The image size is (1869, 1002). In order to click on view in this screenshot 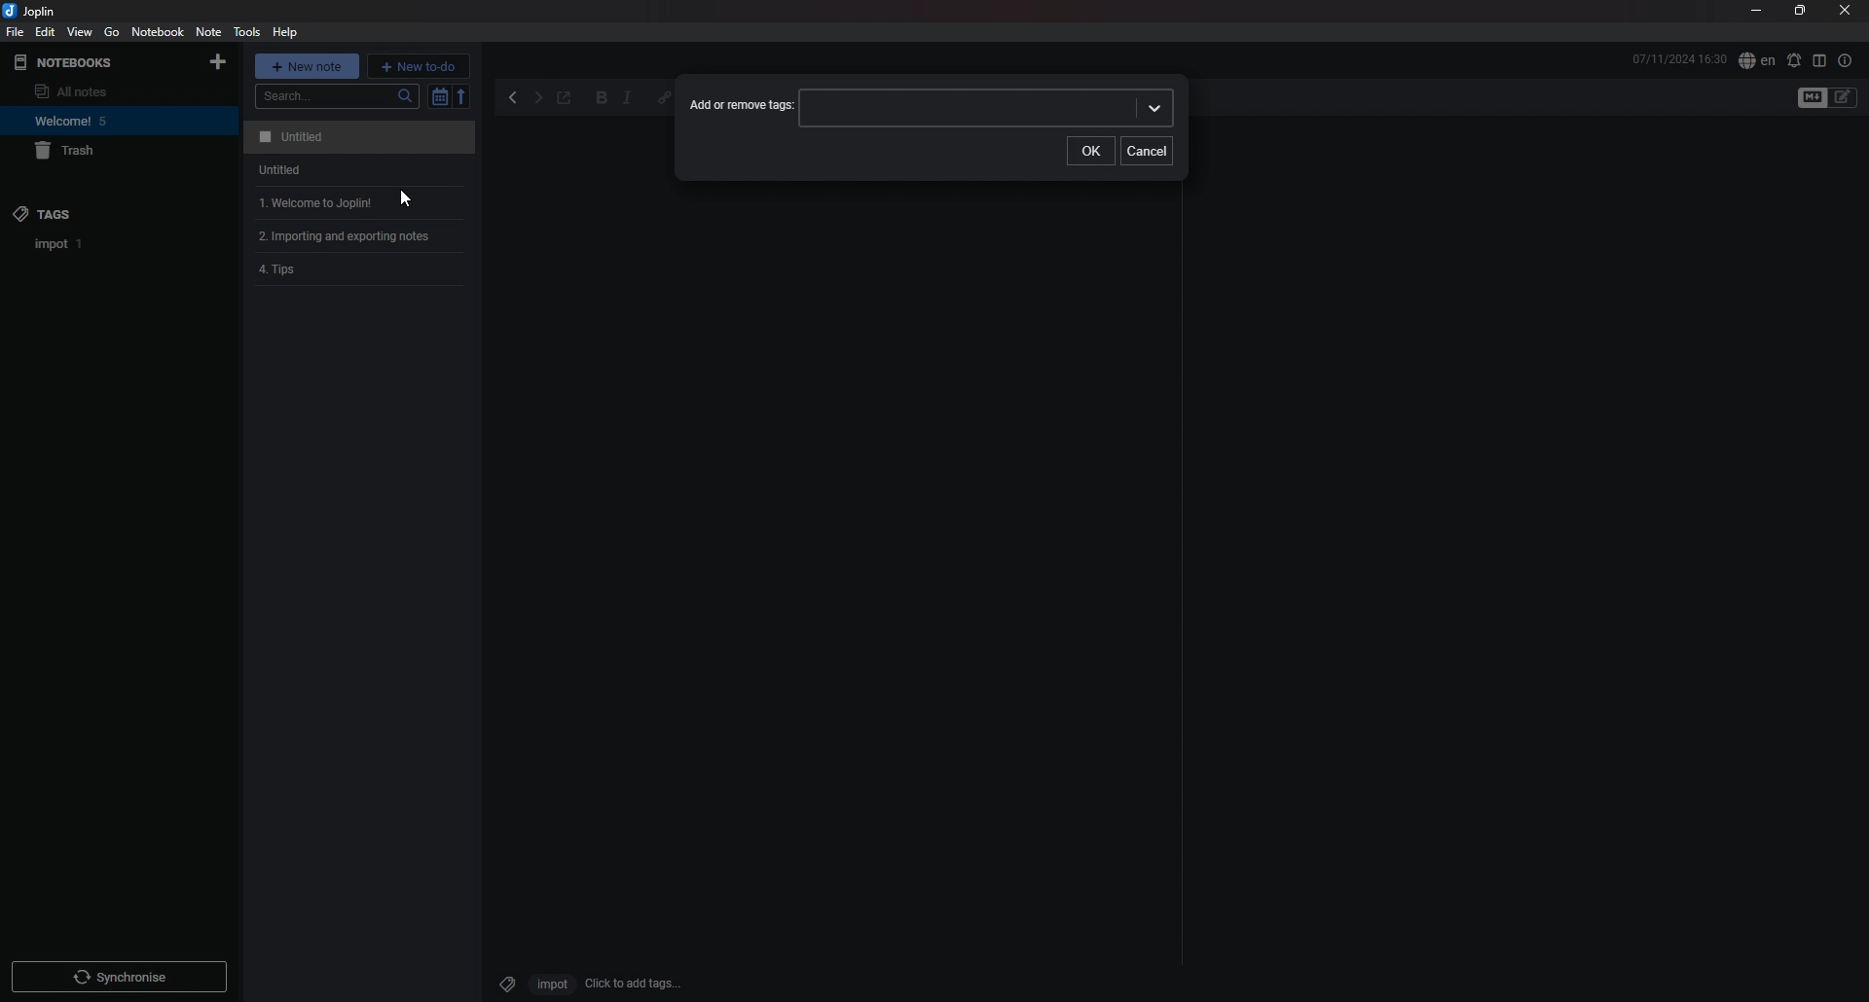, I will do `click(81, 32)`.